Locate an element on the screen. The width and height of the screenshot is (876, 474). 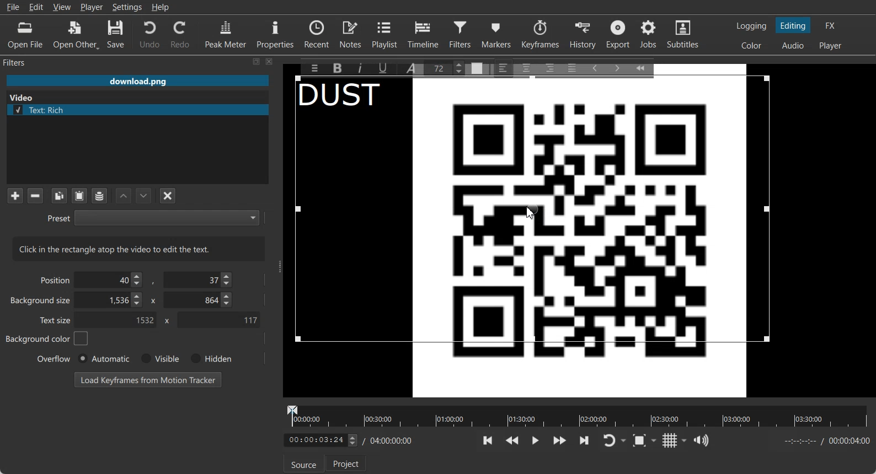
Move Filter Down is located at coordinates (144, 196).